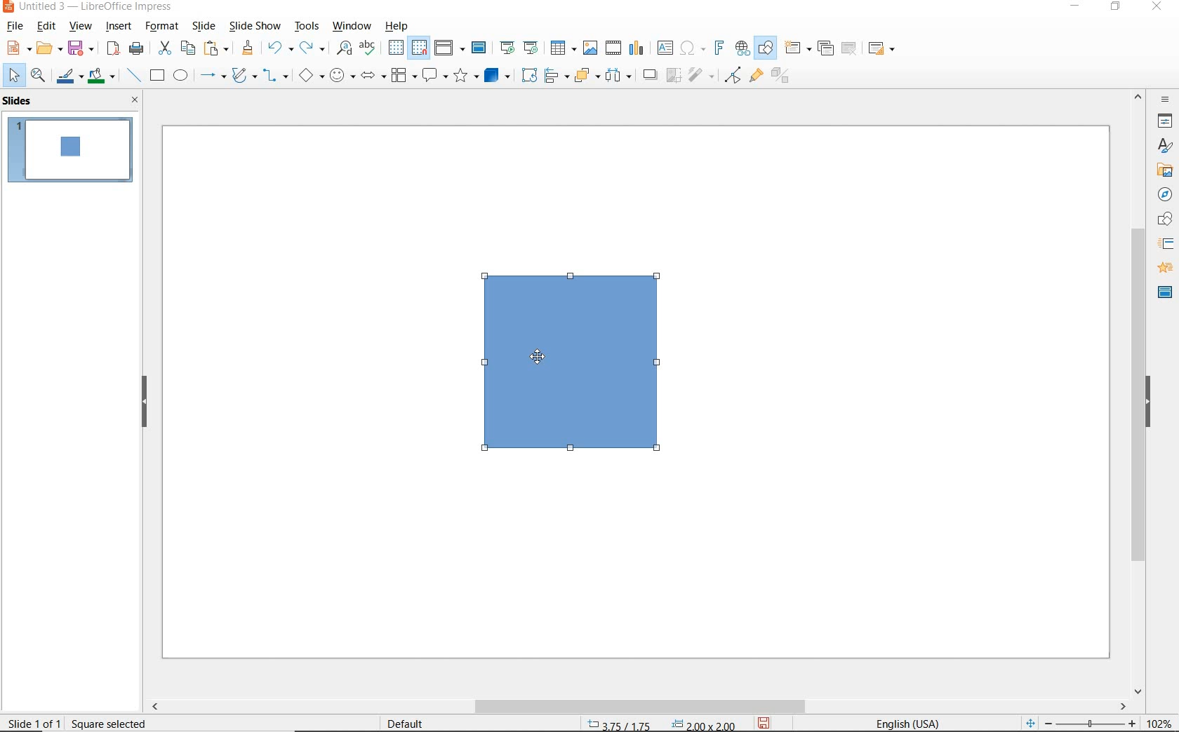  I want to click on select, so click(11, 76).